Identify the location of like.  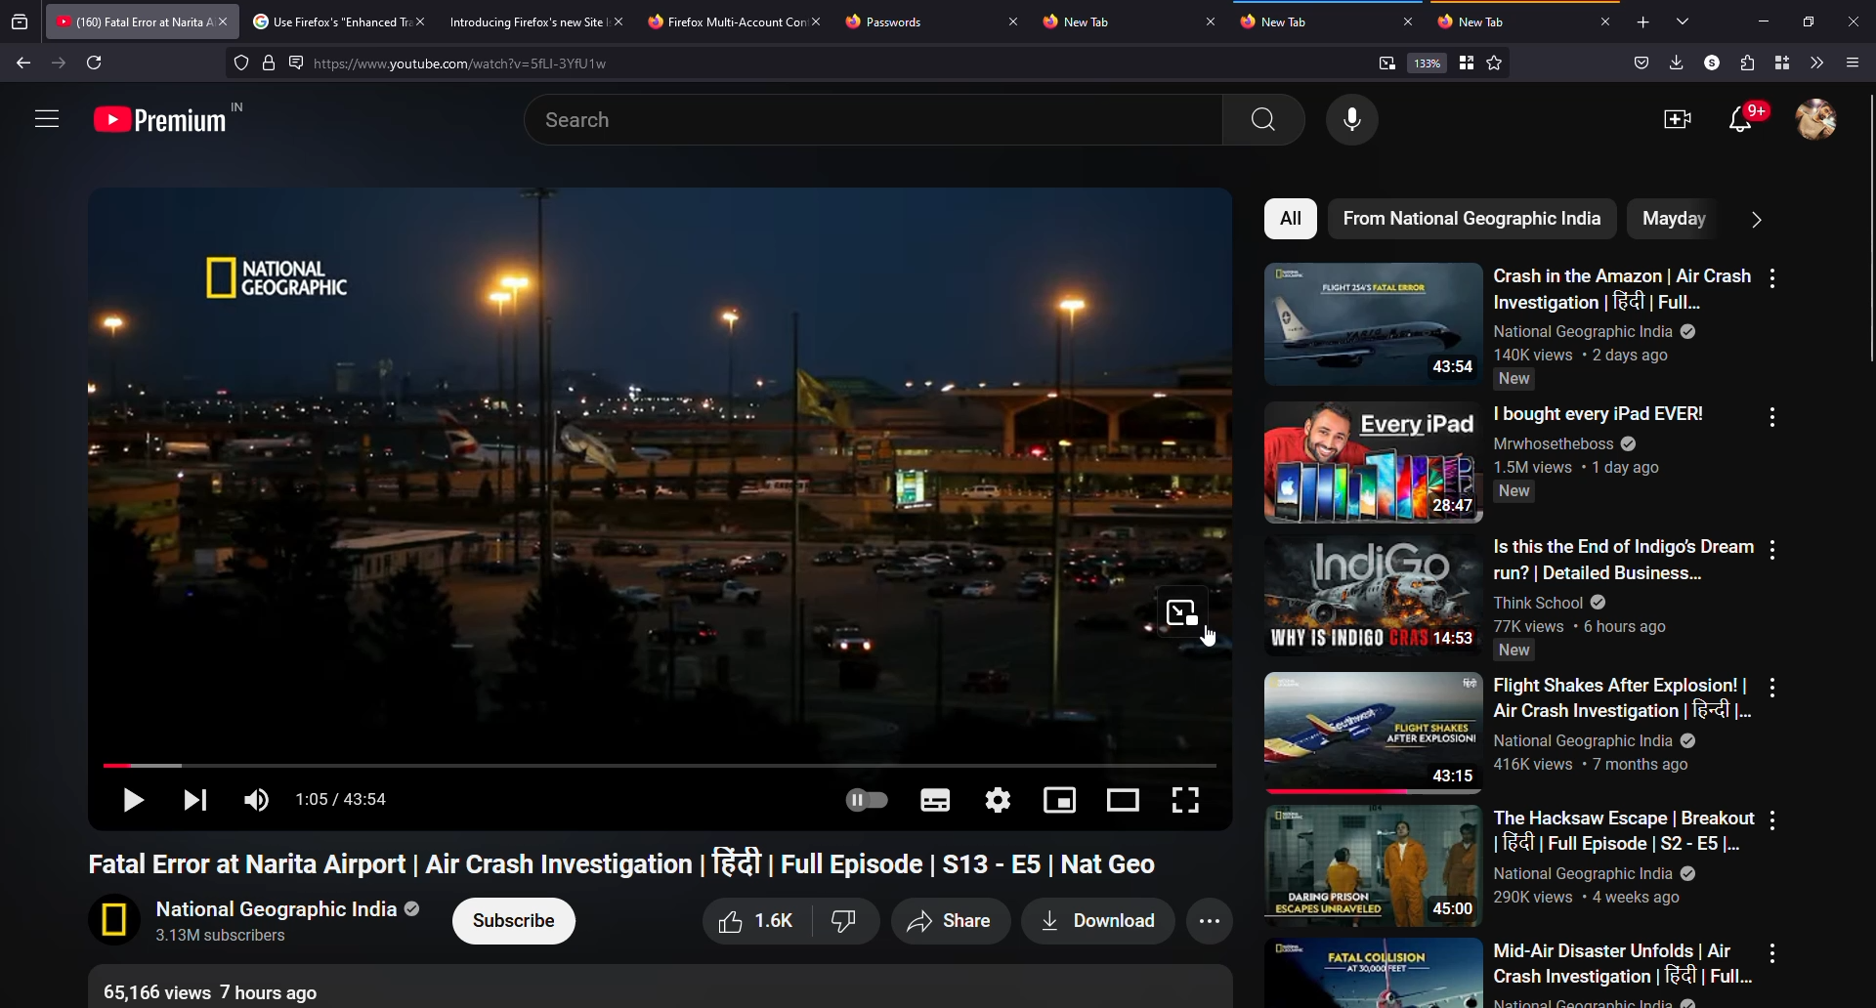
(752, 922).